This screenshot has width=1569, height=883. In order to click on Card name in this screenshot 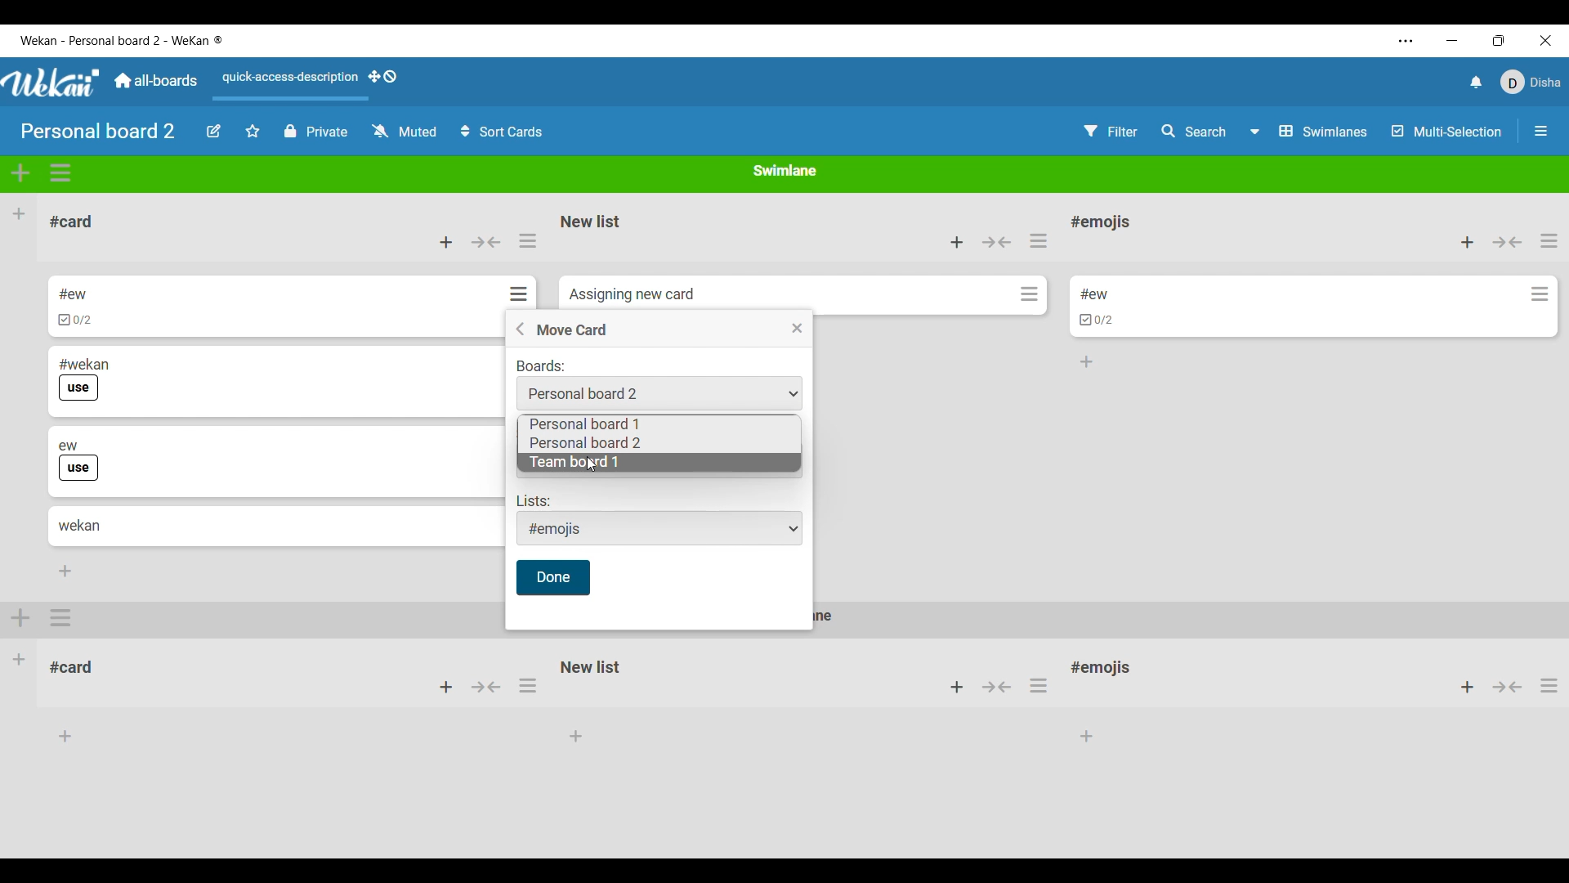, I will do `click(632, 295)`.